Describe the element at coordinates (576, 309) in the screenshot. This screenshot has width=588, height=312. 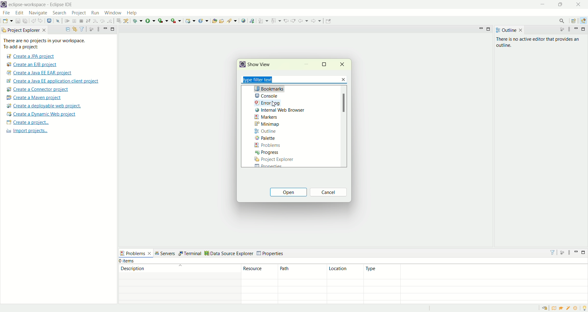
I see `what's new` at that location.